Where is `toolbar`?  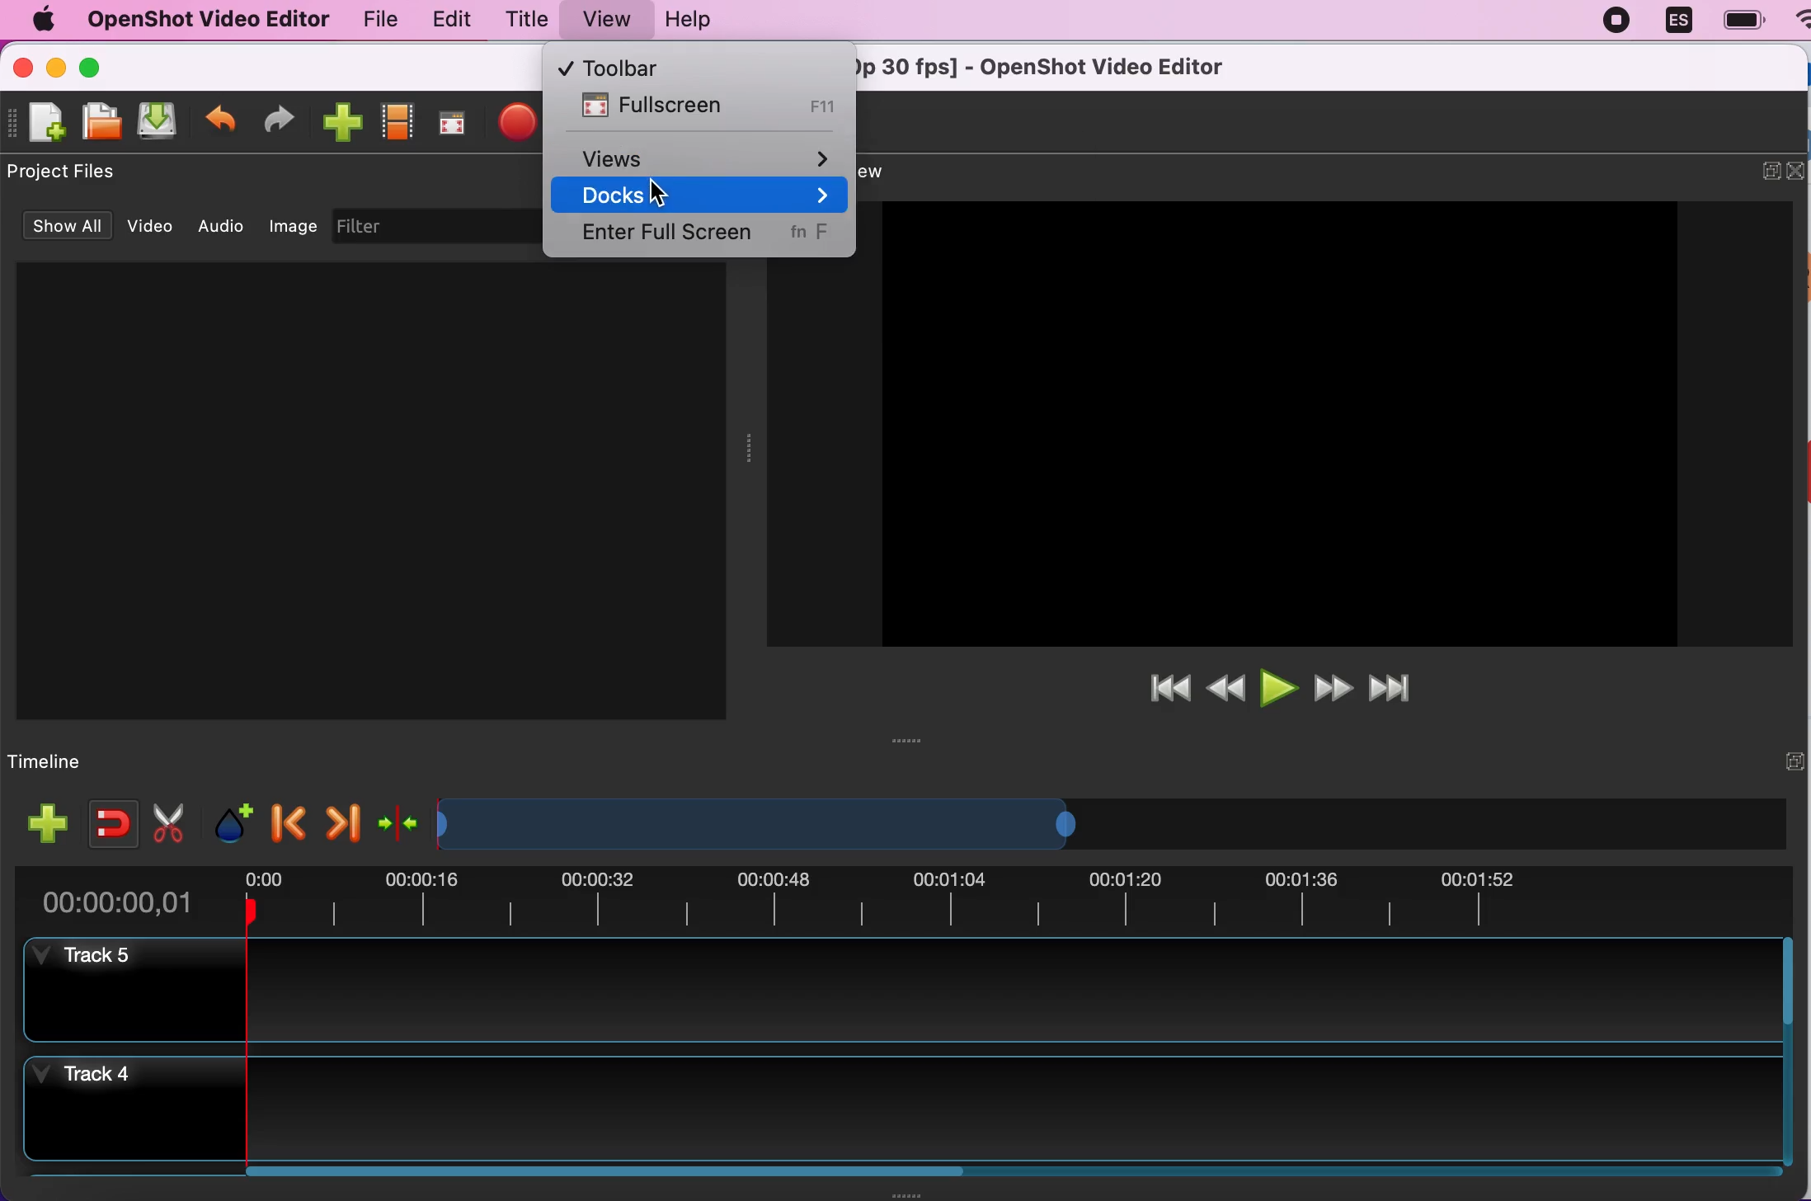 toolbar is located at coordinates (665, 65).